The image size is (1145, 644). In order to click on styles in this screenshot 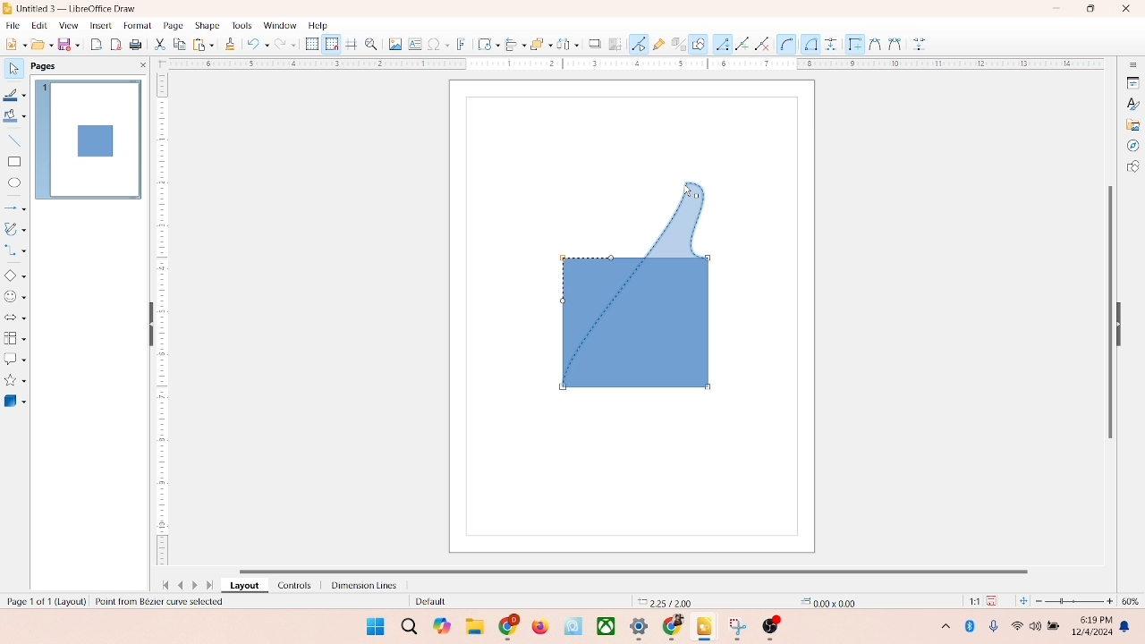, I will do `click(1132, 103)`.